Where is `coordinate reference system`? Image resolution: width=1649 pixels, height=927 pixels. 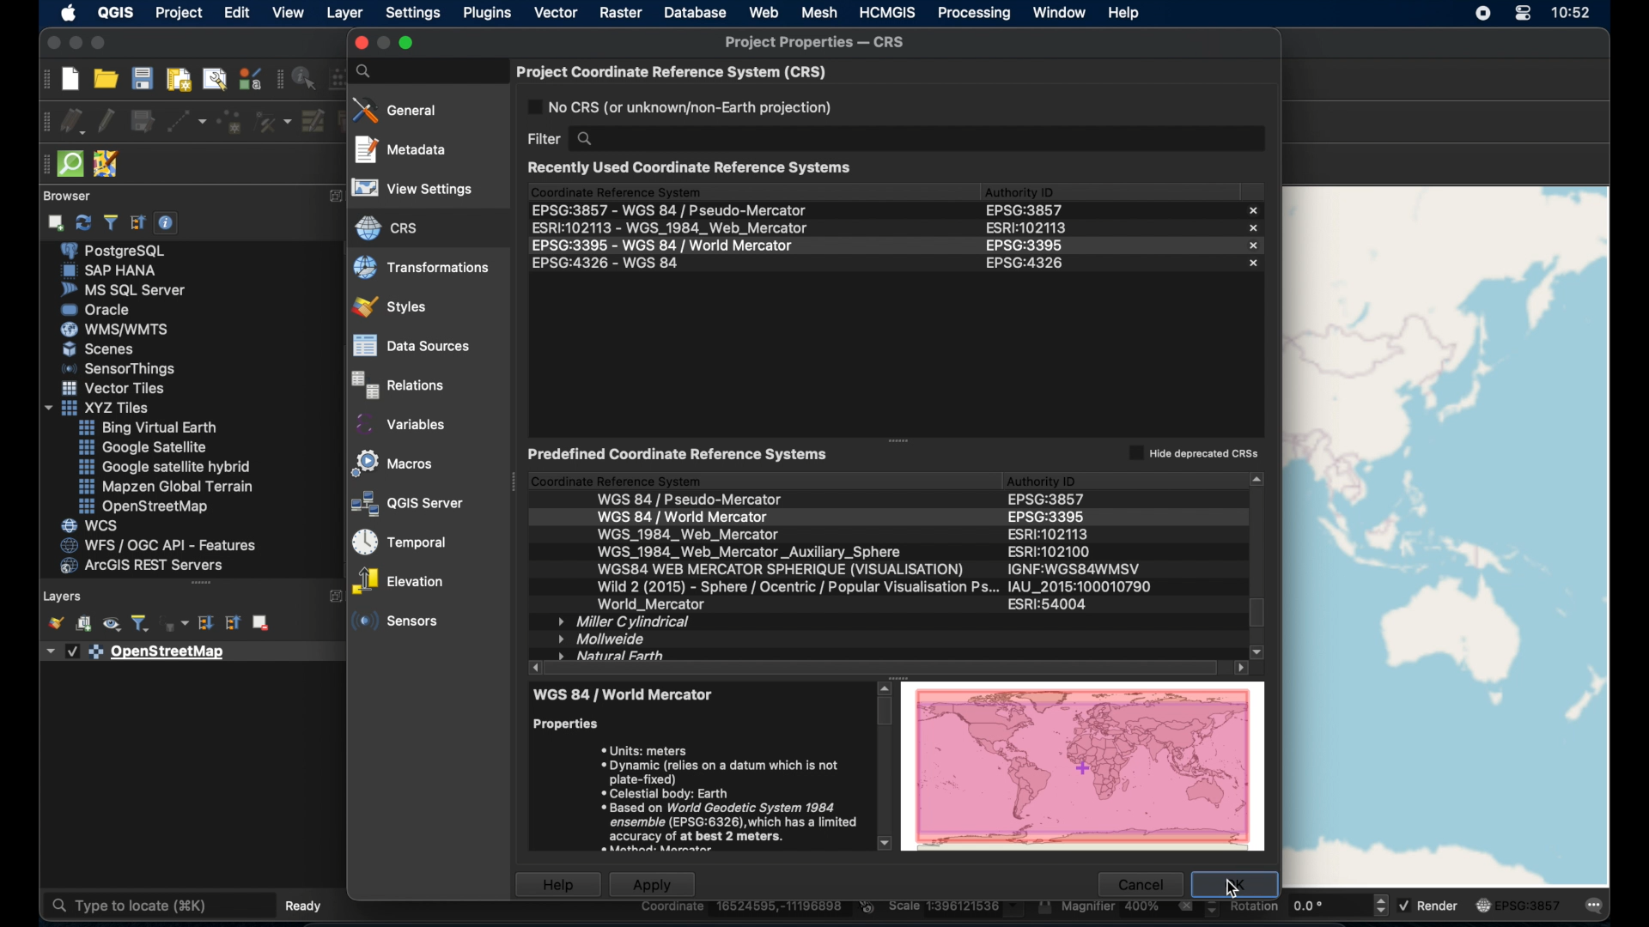 coordinate reference system is located at coordinates (617, 191).